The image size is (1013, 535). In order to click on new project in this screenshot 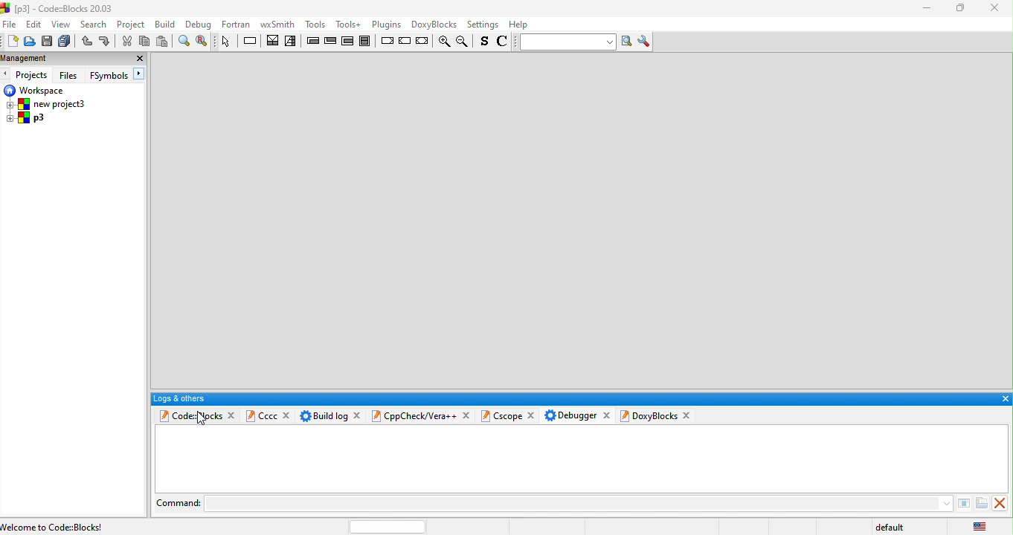, I will do `click(49, 104)`.